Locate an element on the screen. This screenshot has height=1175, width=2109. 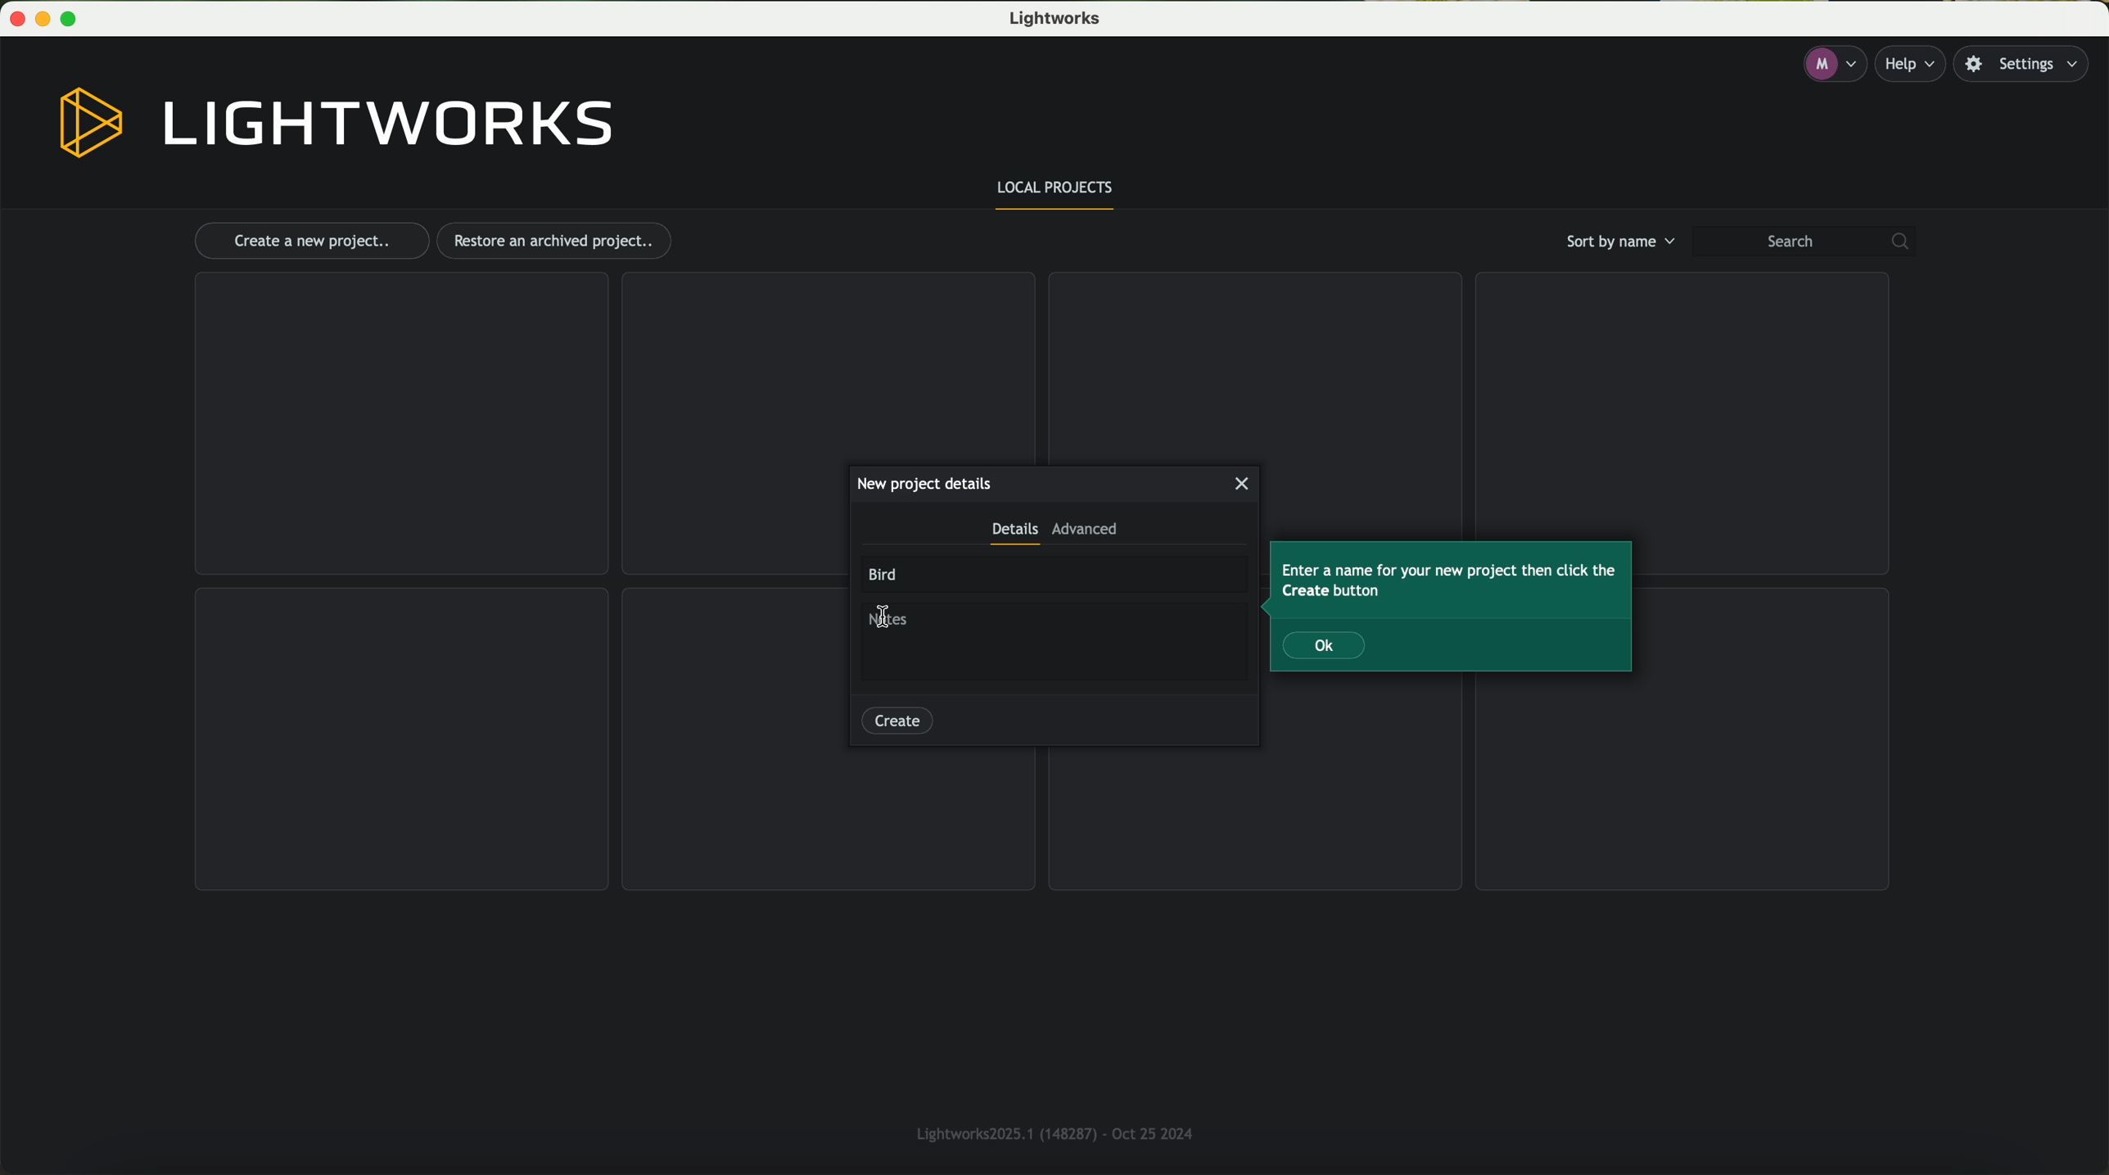
grid is located at coordinates (829, 822).